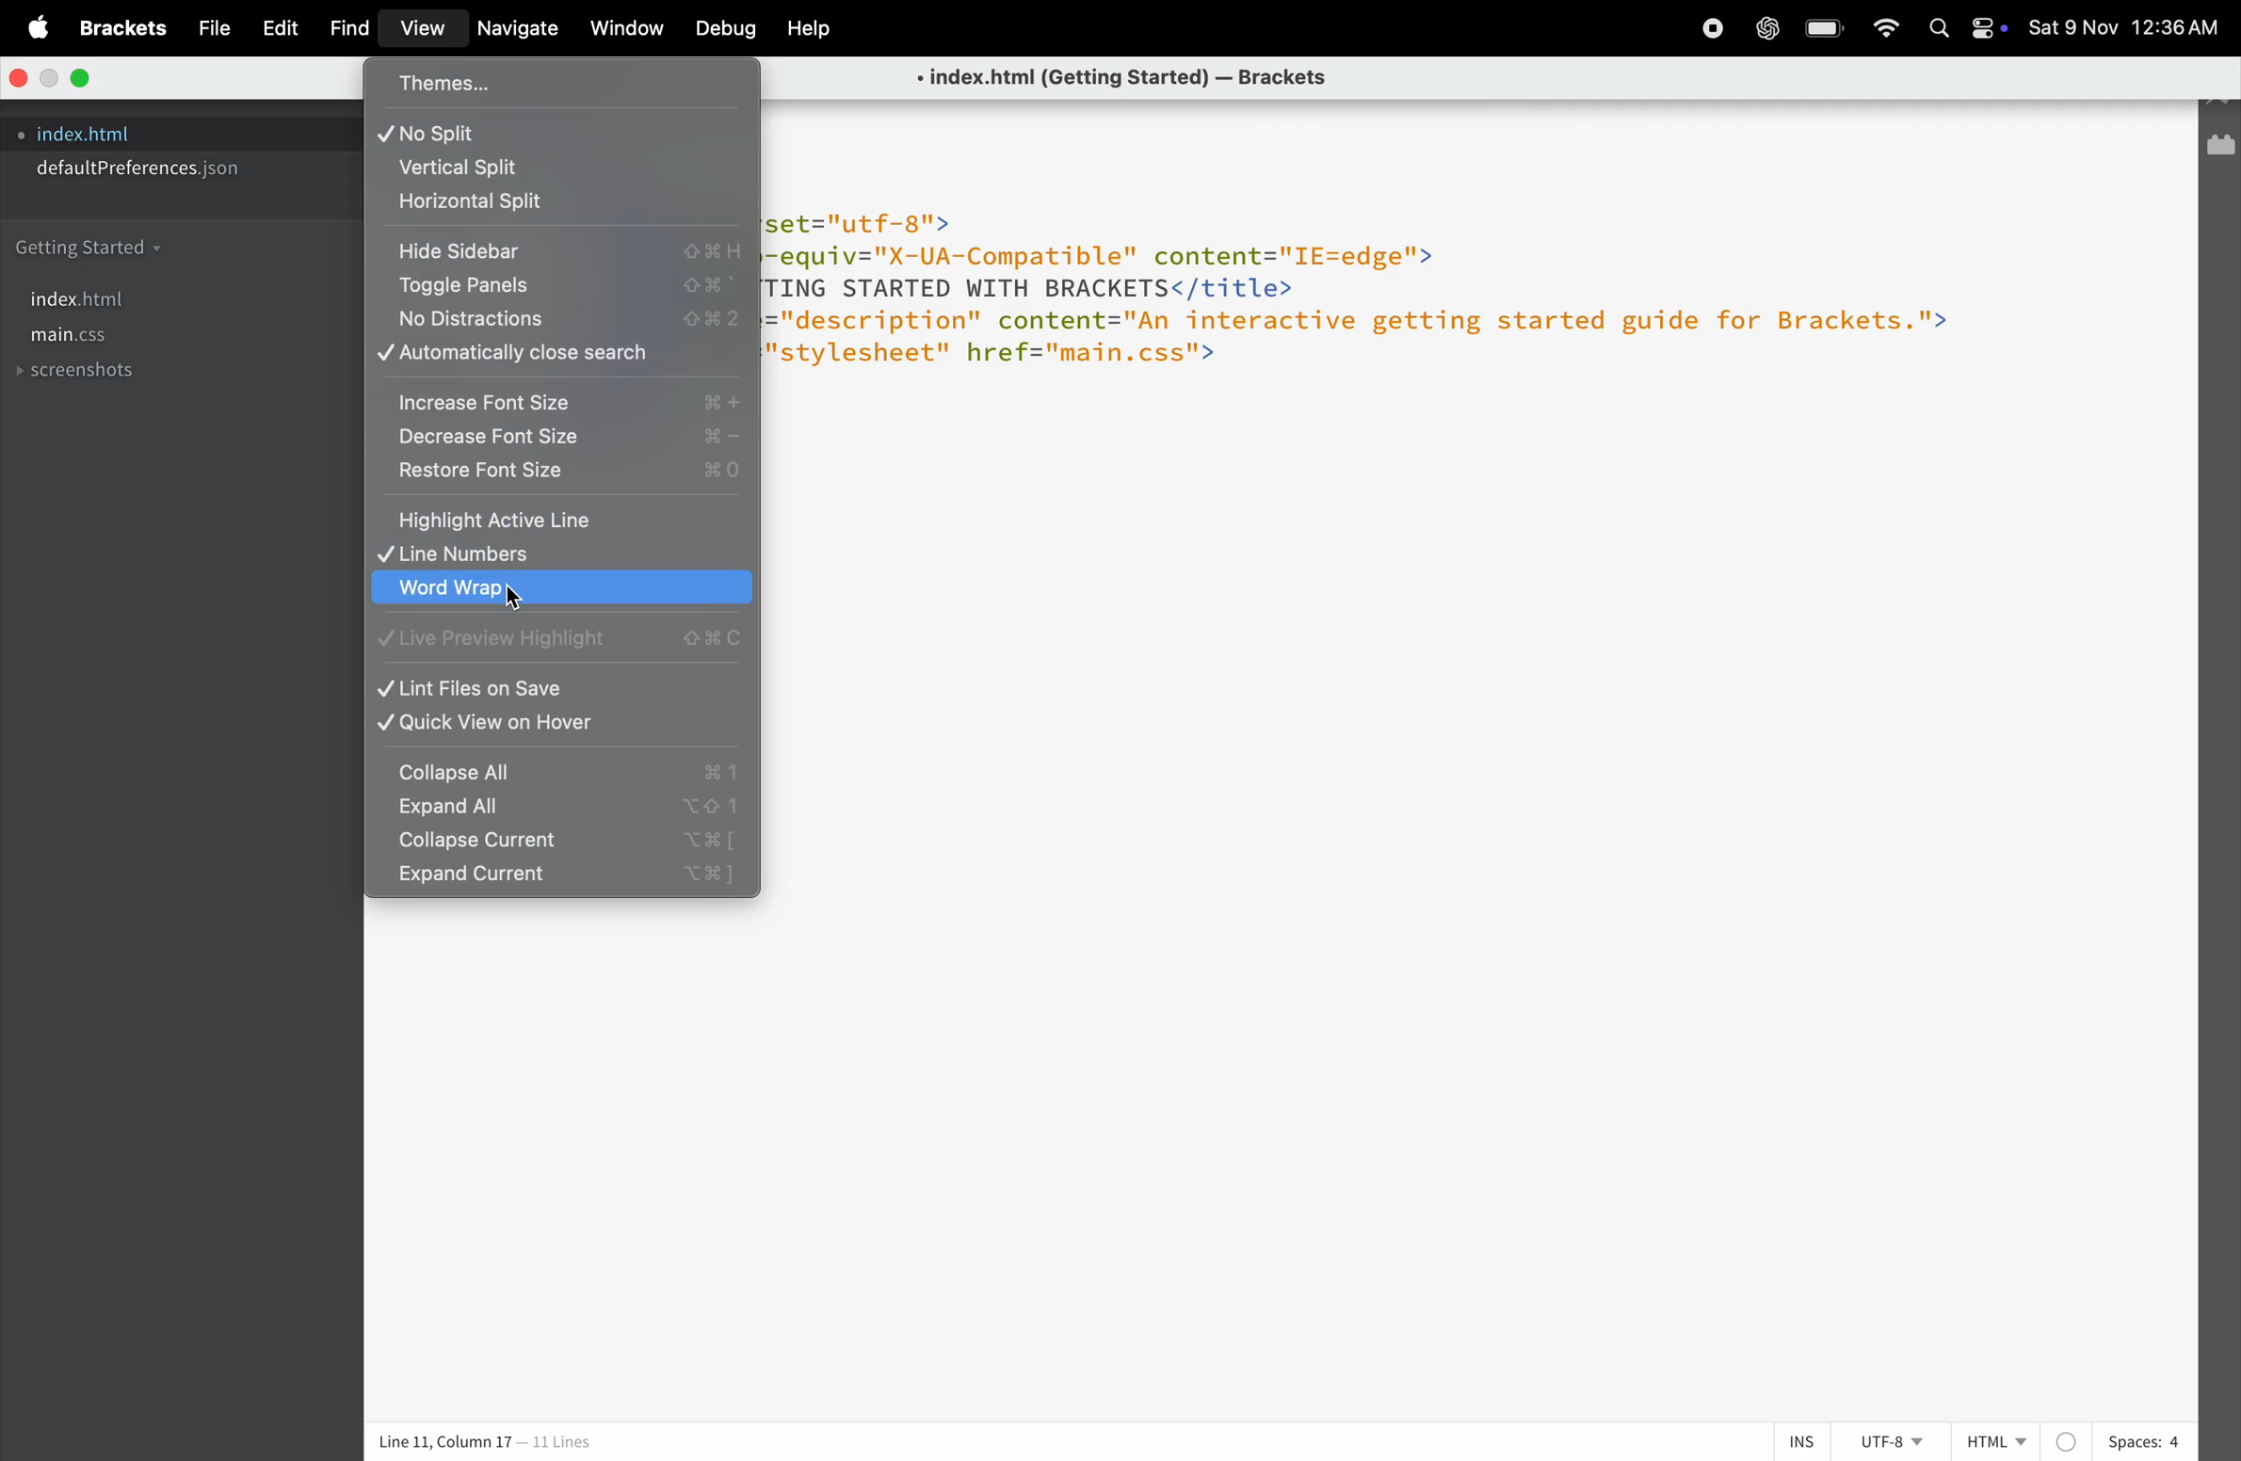  I want to click on collapse all, so click(563, 770).